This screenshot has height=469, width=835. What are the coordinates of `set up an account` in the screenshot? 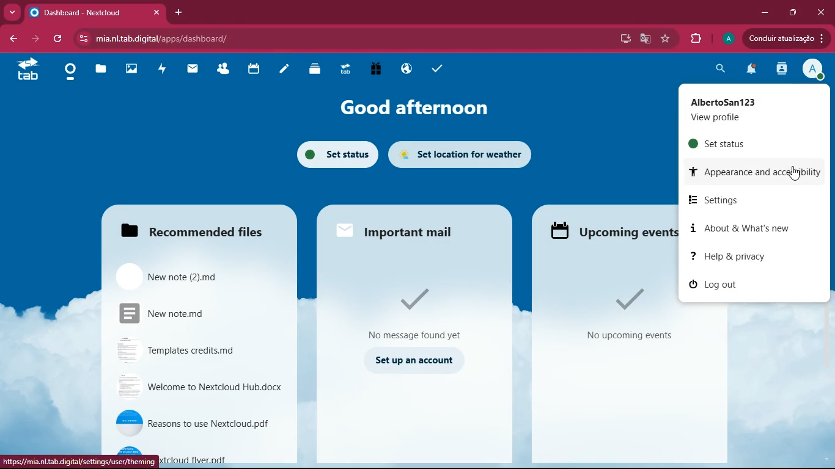 It's located at (416, 360).